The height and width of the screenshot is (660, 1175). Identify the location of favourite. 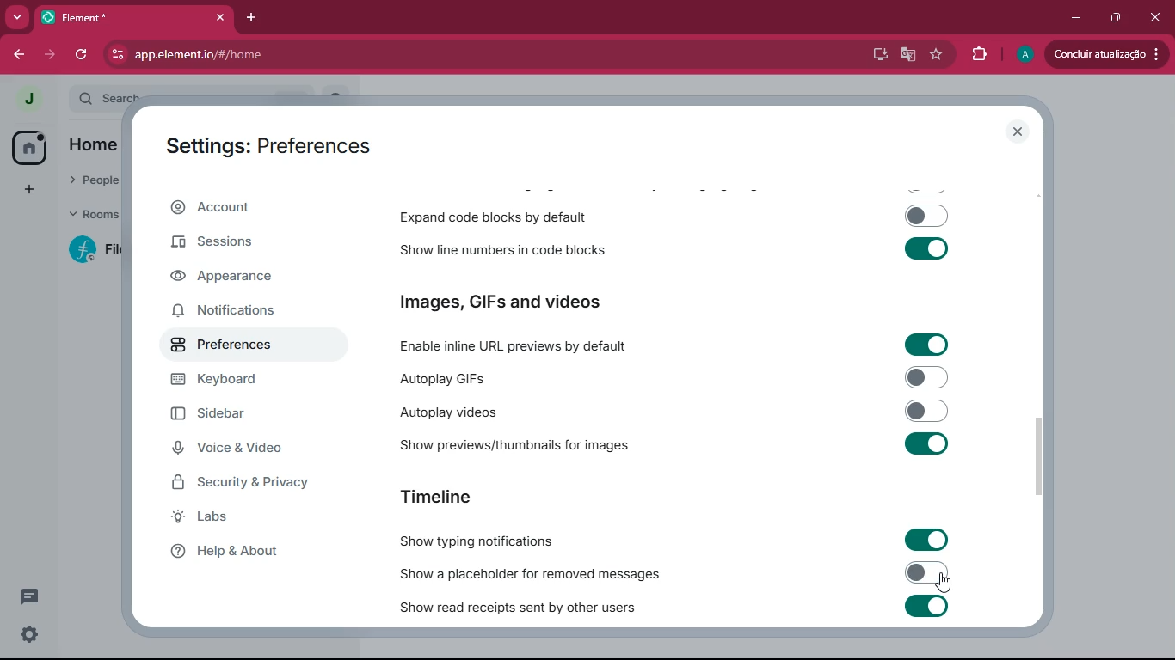
(940, 55).